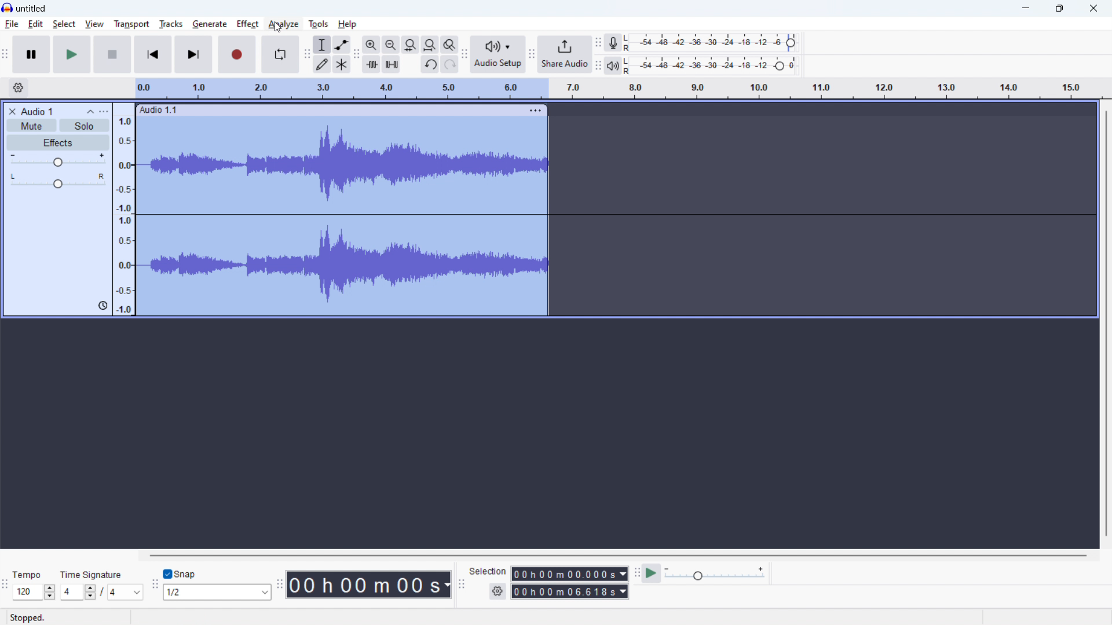  What do you see at coordinates (537, 111) in the screenshot?
I see `track options` at bounding box center [537, 111].